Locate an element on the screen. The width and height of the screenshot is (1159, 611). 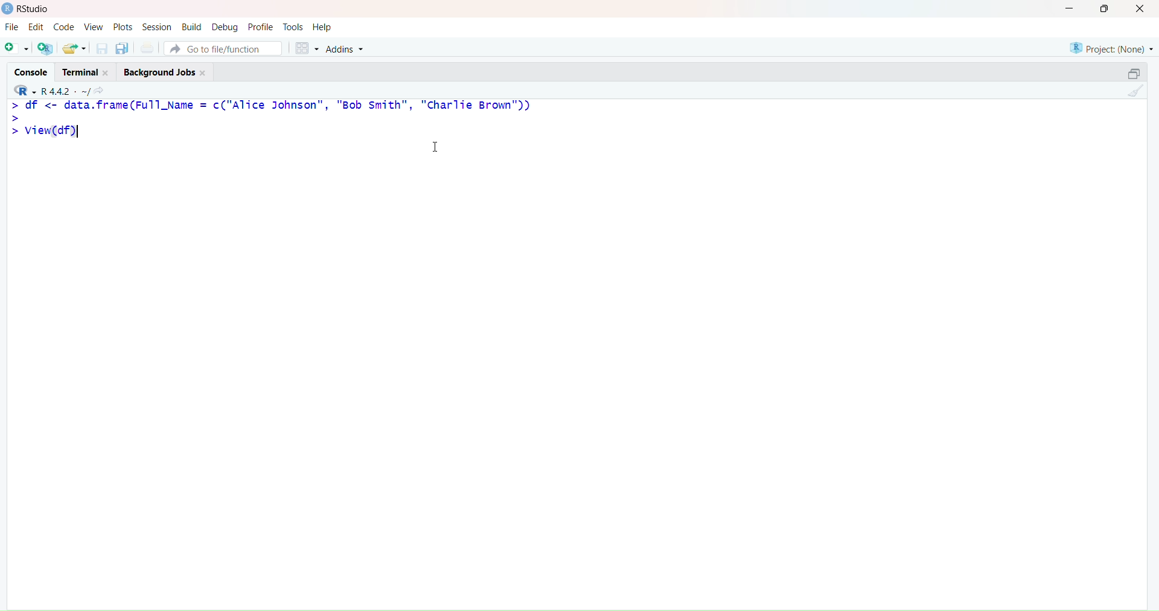
Profile is located at coordinates (261, 27).